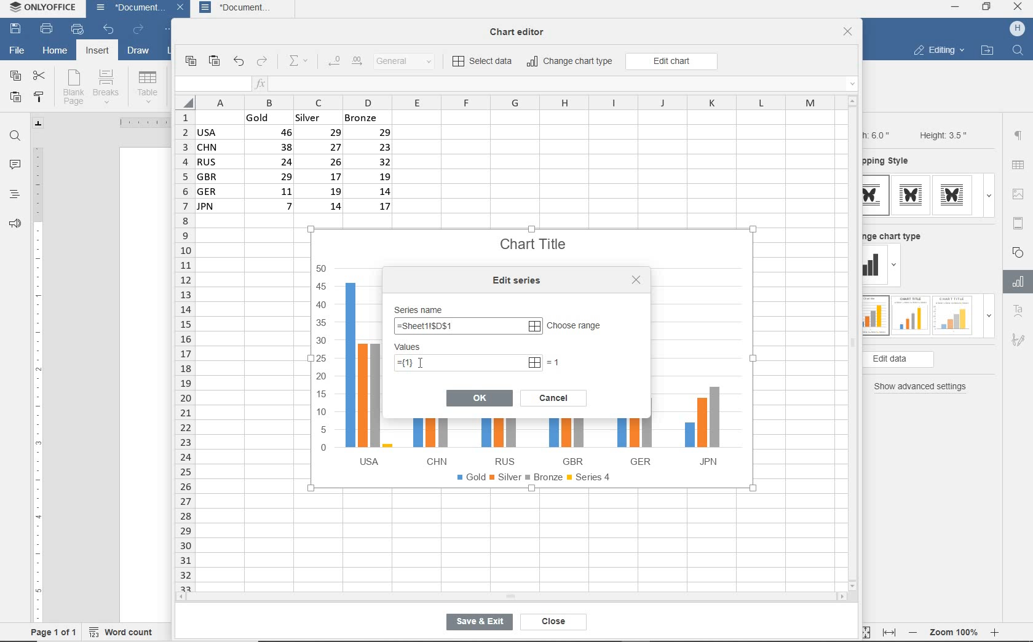  I want to click on header & footer, so click(1018, 223).